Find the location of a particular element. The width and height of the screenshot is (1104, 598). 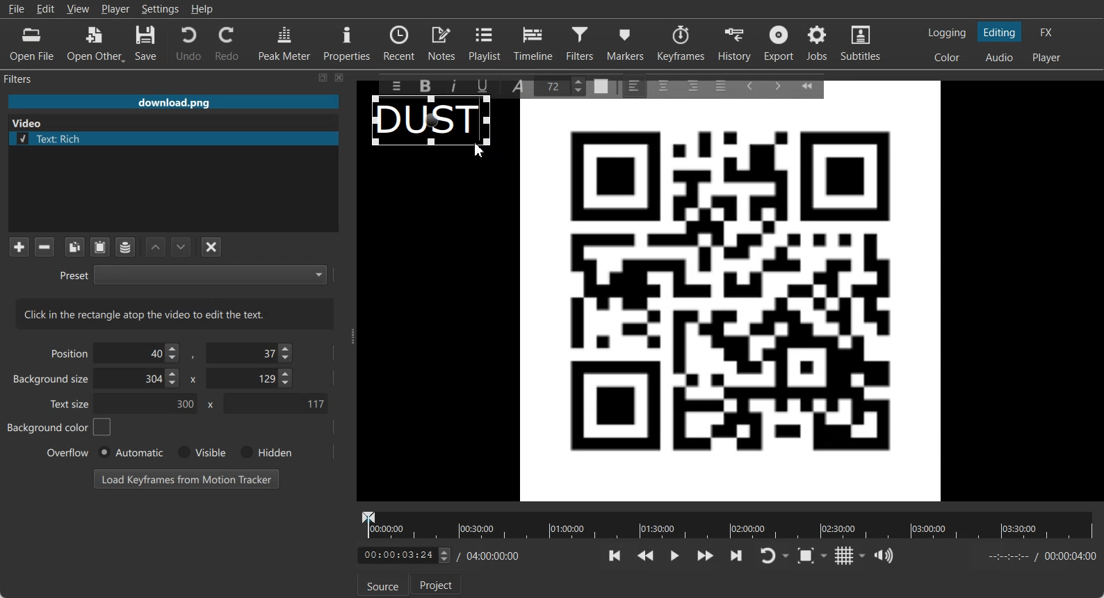

Text is located at coordinates (175, 314).